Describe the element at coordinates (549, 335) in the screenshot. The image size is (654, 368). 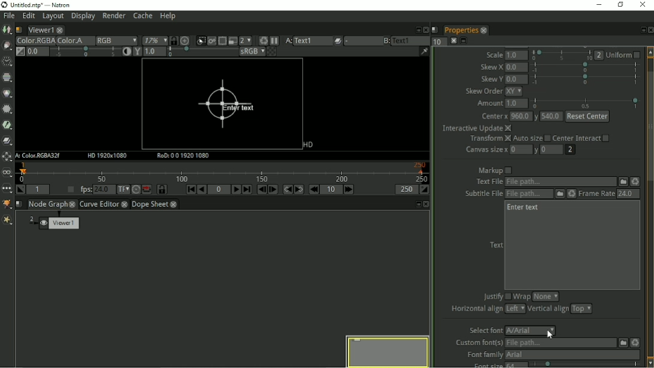
I see `cursor` at that location.